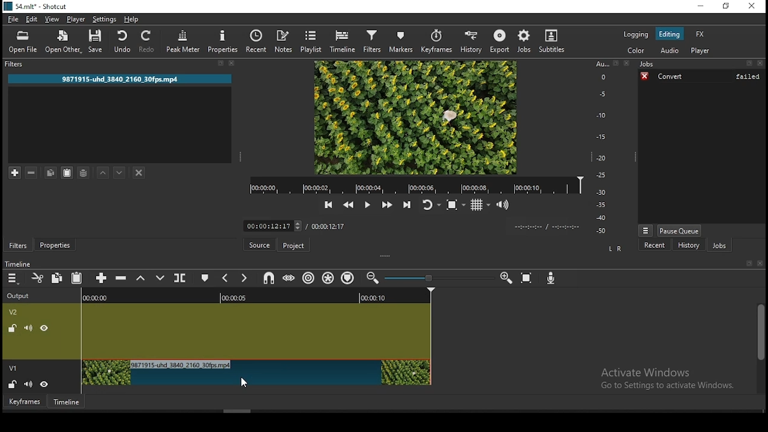 The width and height of the screenshot is (768, 432). What do you see at coordinates (55, 245) in the screenshot?
I see `properties` at bounding box center [55, 245].